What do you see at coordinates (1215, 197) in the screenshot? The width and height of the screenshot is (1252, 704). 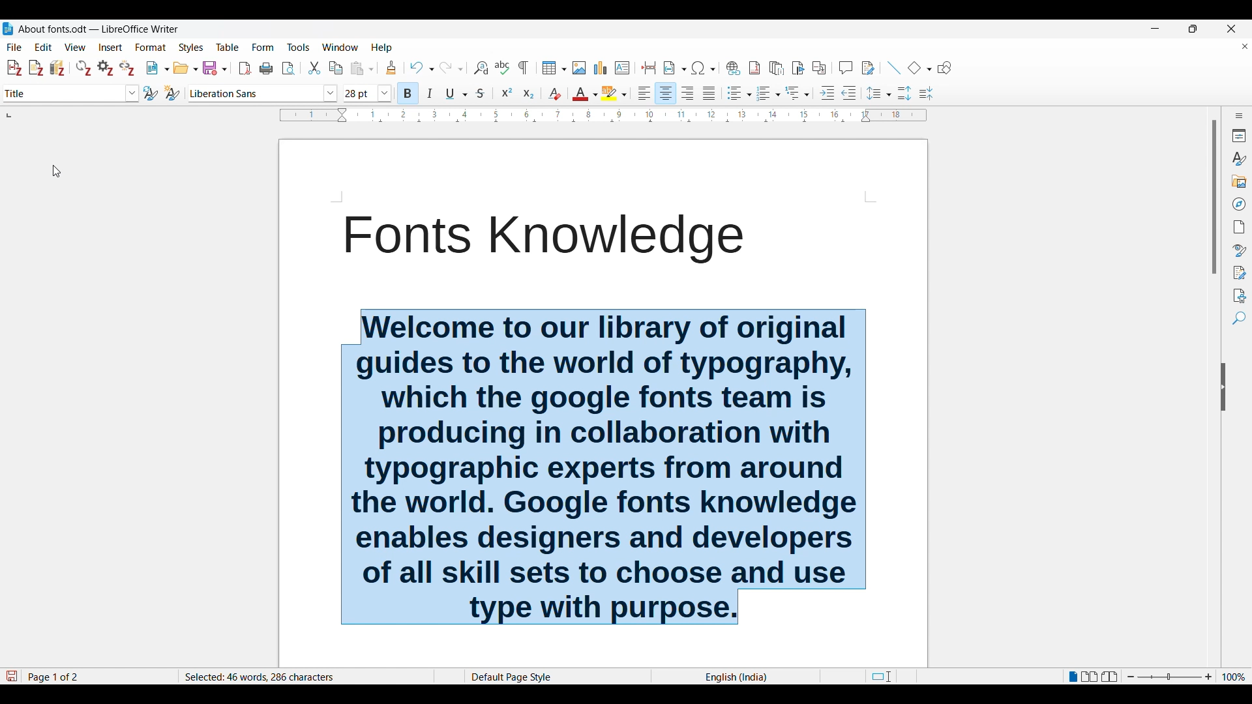 I see `Vertical slide bar` at bounding box center [1215, 197].